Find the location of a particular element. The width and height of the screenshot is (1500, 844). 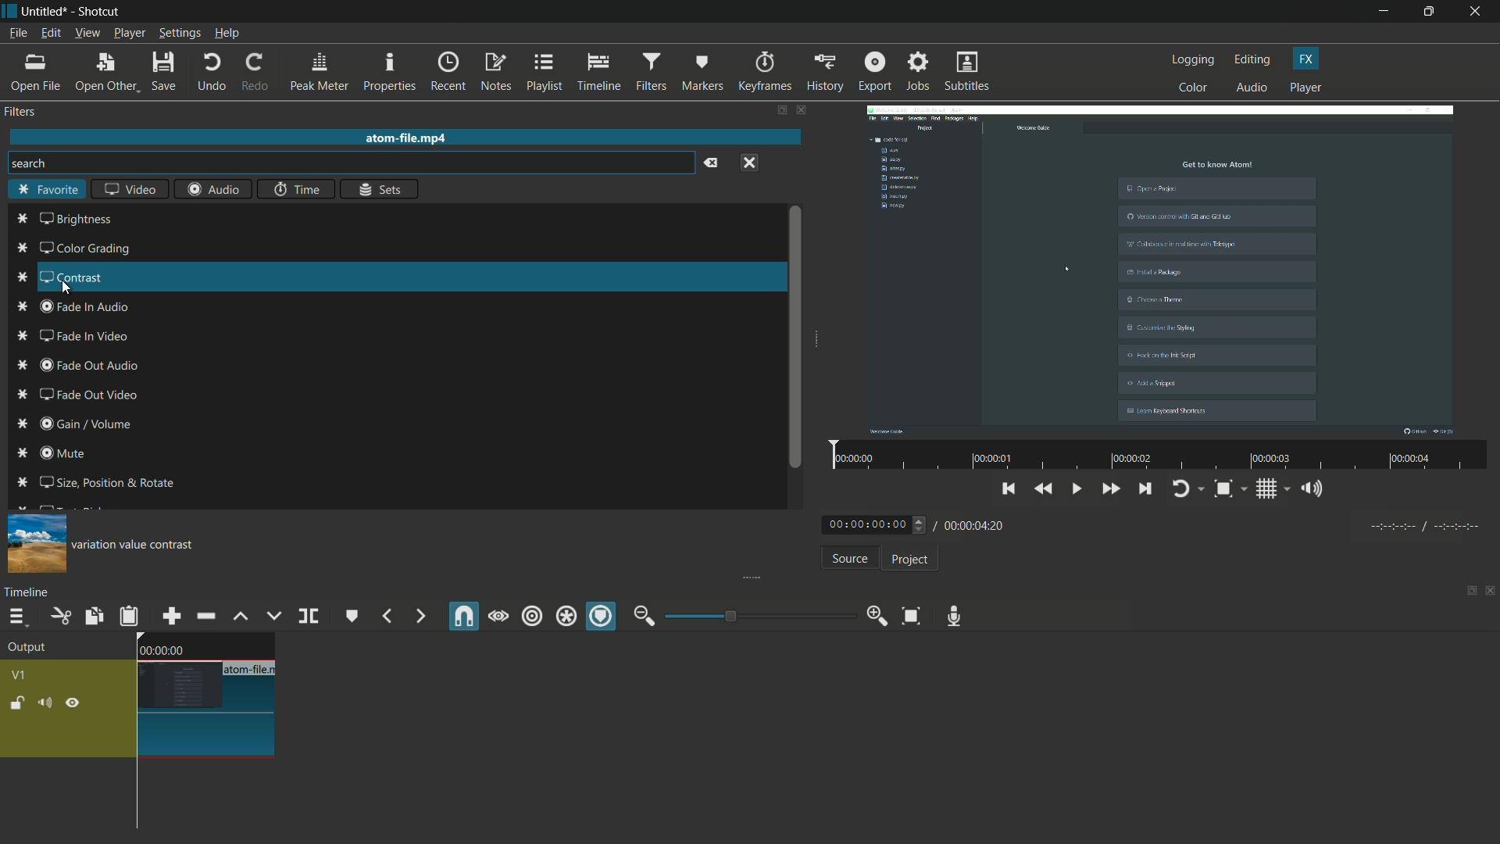

video time is located at coordinates (1155, 456).